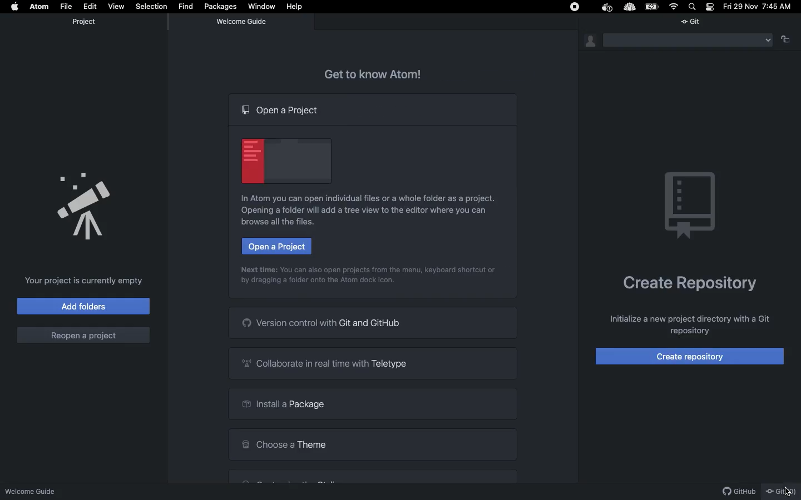  What do you see at coordinates (652, 7) in the screenshot?
I see `Charge` at bounding box center [652, 7].